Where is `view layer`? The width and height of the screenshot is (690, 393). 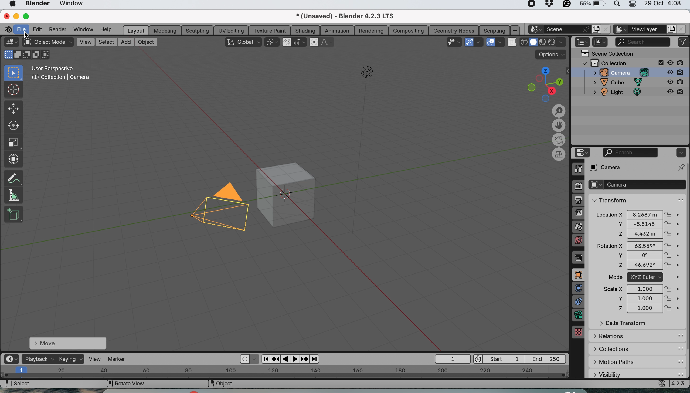 view layer is located at coordinates (579, 213).